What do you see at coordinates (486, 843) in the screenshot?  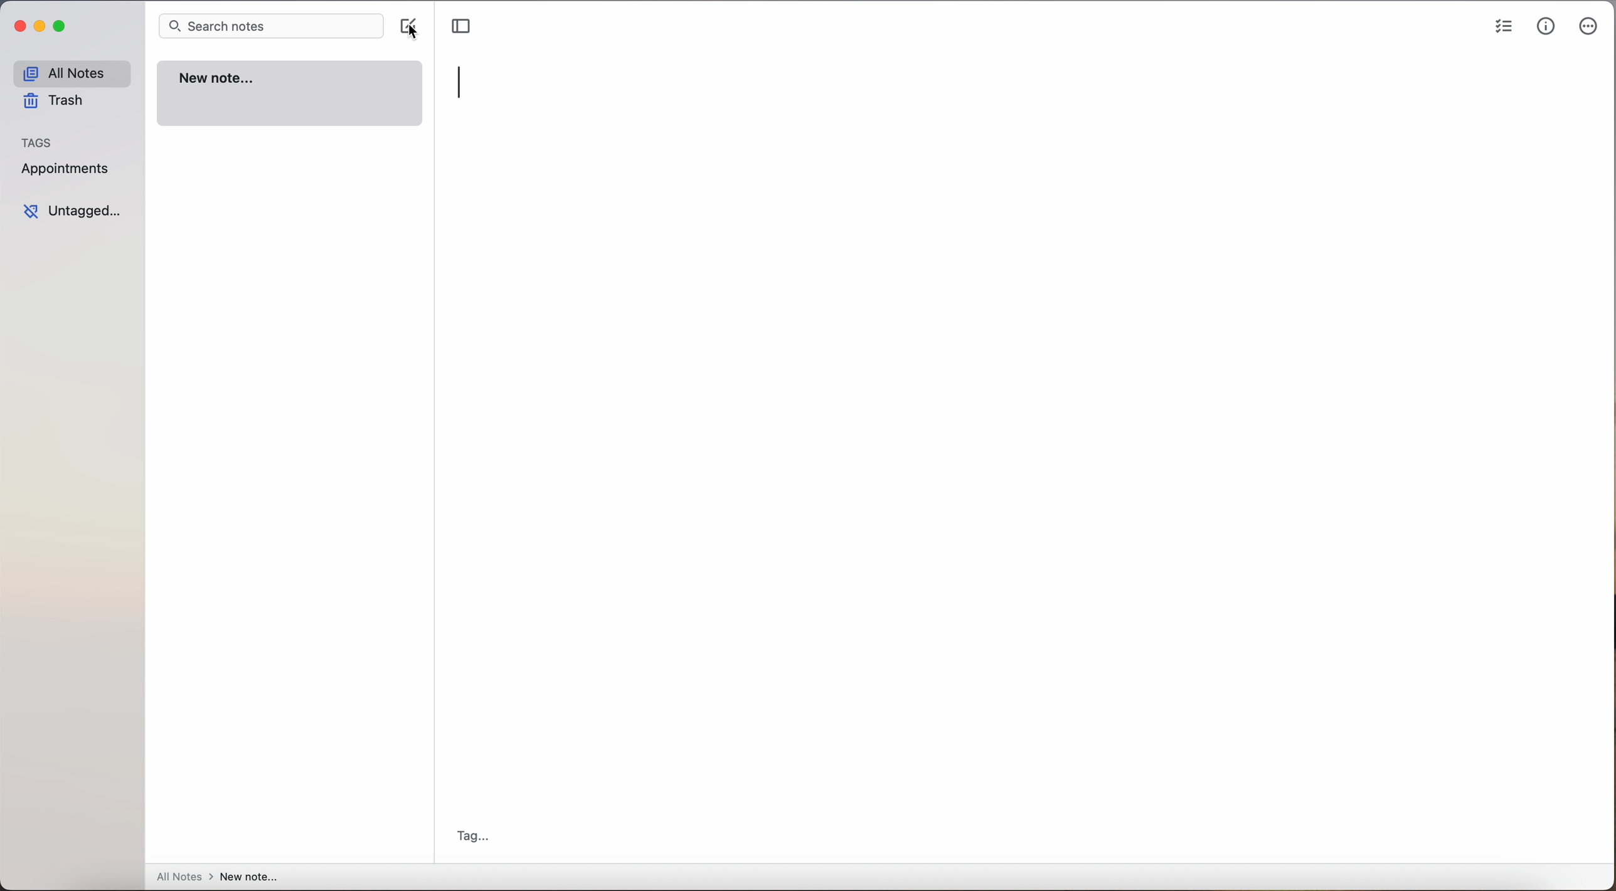 I see `tag` at bounding box center [486, 843].